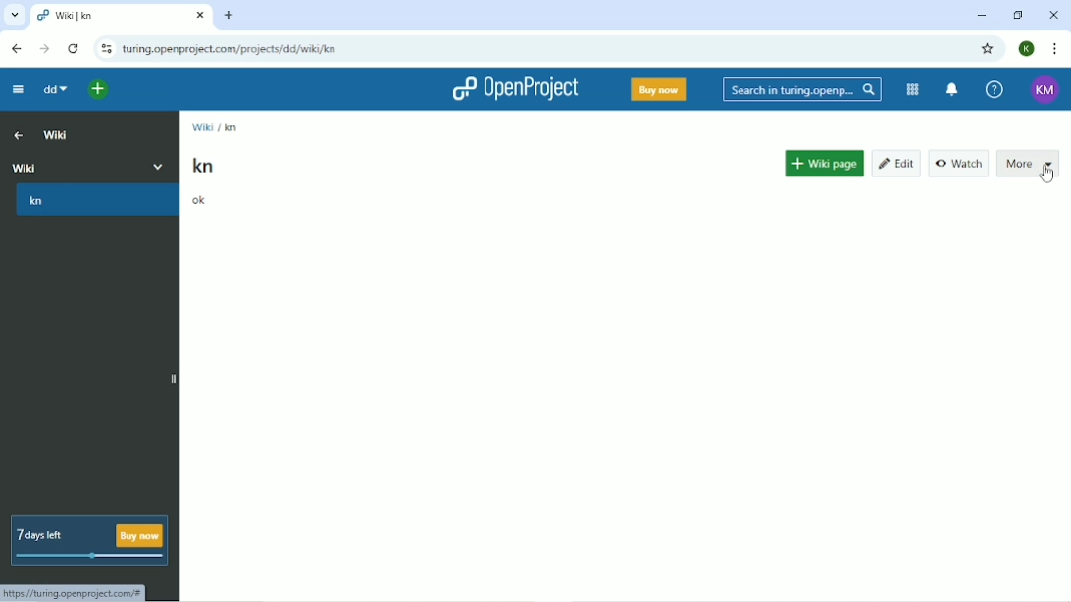 The width and height of the screenshot is (1071, 602). What do you see at coordinates (897, 158) in the screenshot?
I see `Edit` at bounding box center [897, 158].